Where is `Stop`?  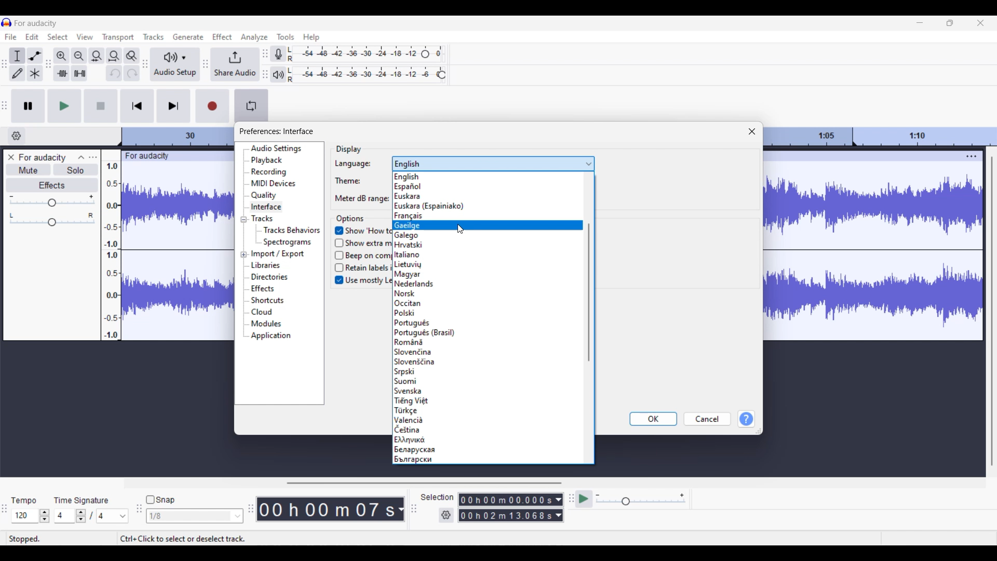
Stop is located at coordinates (102, 106).